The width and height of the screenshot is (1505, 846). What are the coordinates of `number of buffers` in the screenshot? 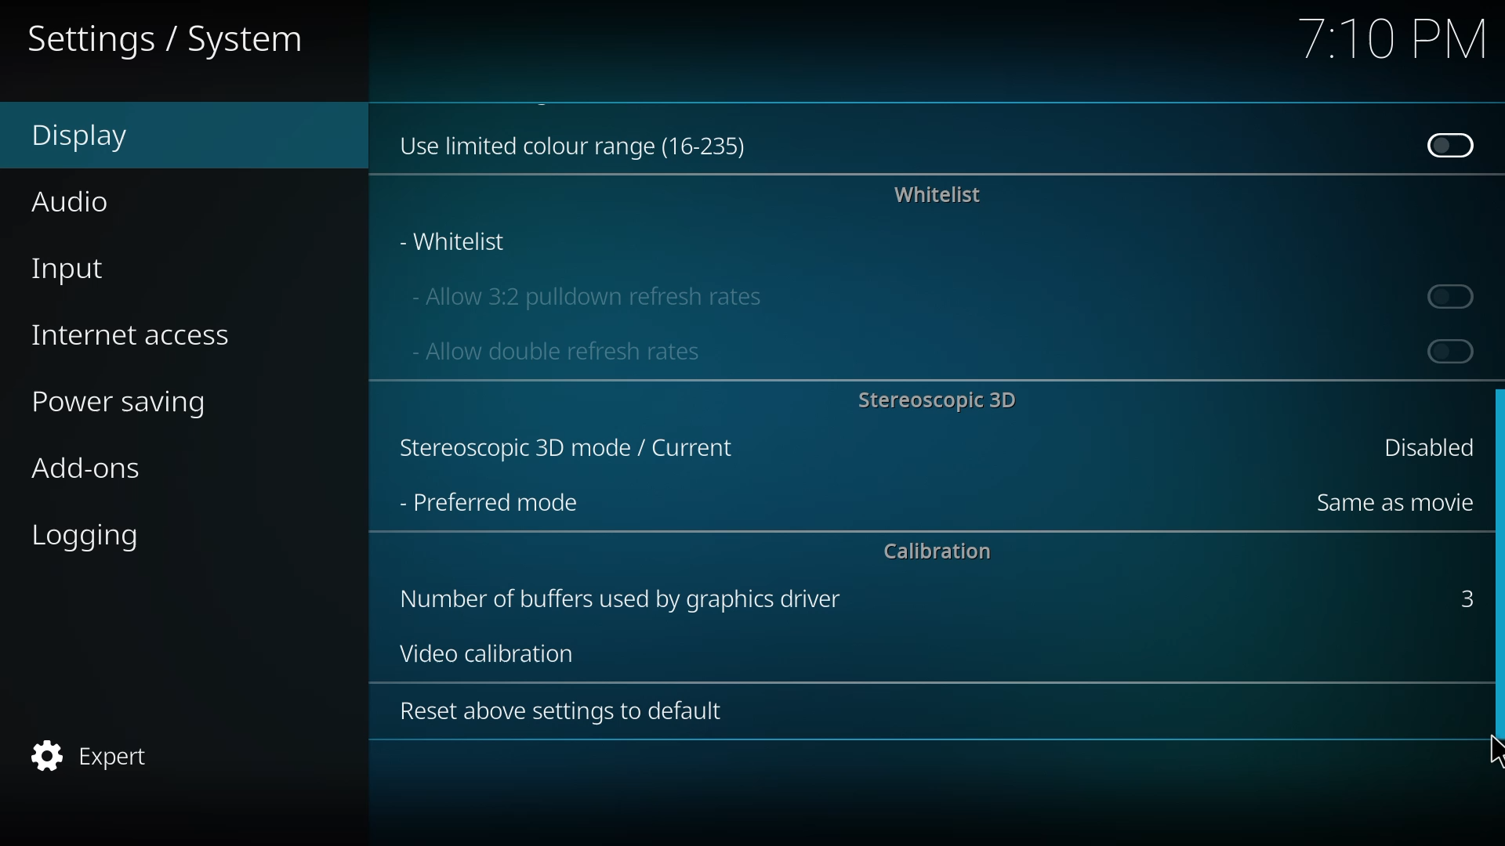 It's located at (616, 598).